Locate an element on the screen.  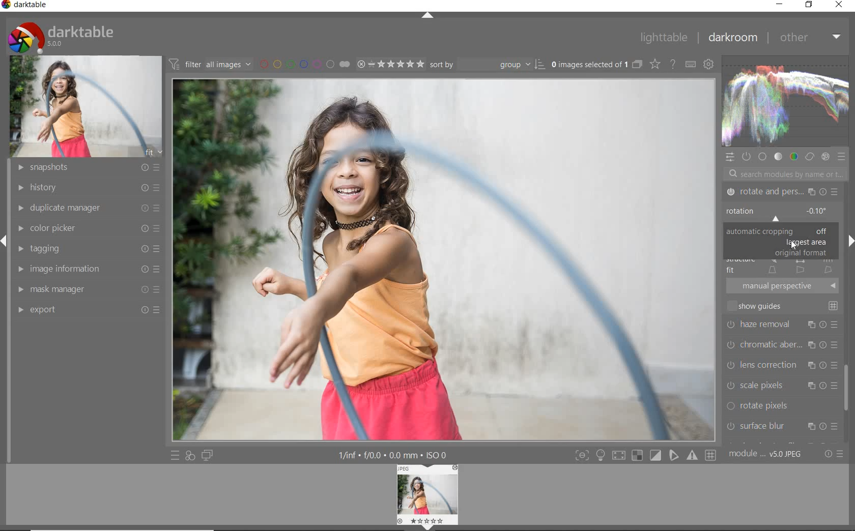
waveform is located at coordinates (784, 101).